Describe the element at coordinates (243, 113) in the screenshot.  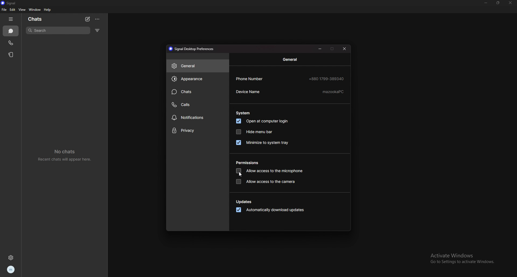
I see `system` at that location.